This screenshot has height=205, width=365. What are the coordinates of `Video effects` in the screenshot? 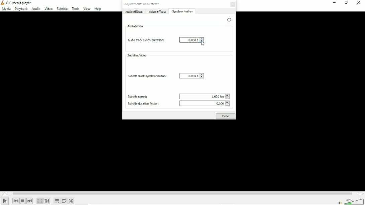 It's located at (157, 12).